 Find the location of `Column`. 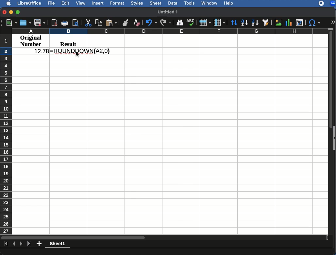

Column is located at coordinates (219, 23).